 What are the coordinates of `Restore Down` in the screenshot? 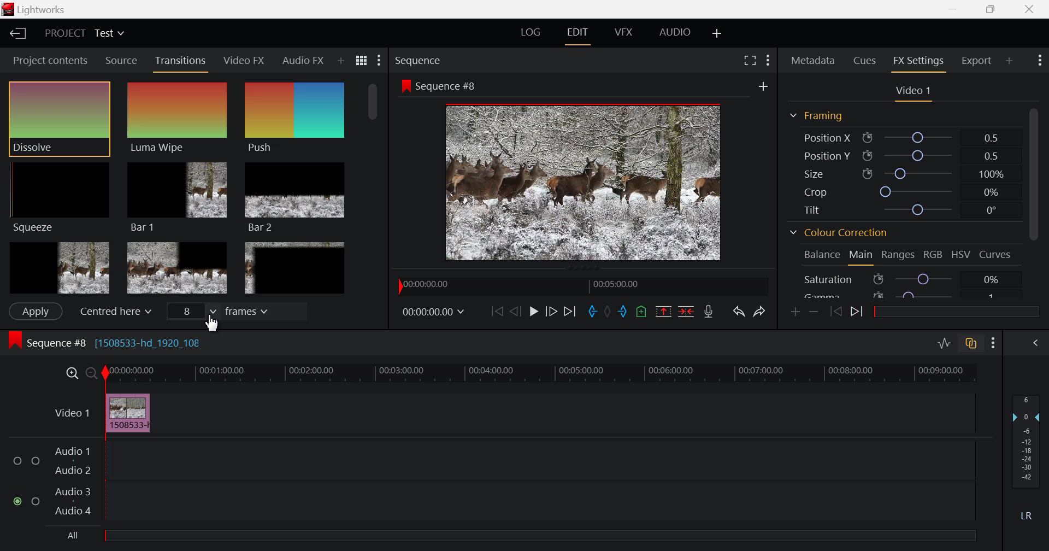 It's located at (955, 10).